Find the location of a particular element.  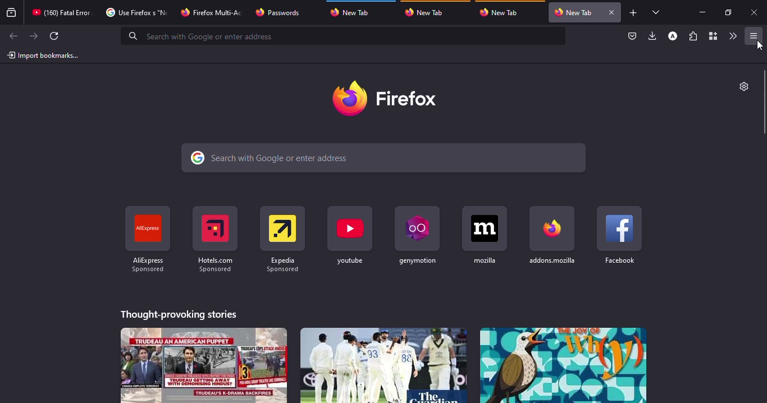

shortcut is located at coordinates (282, 235).